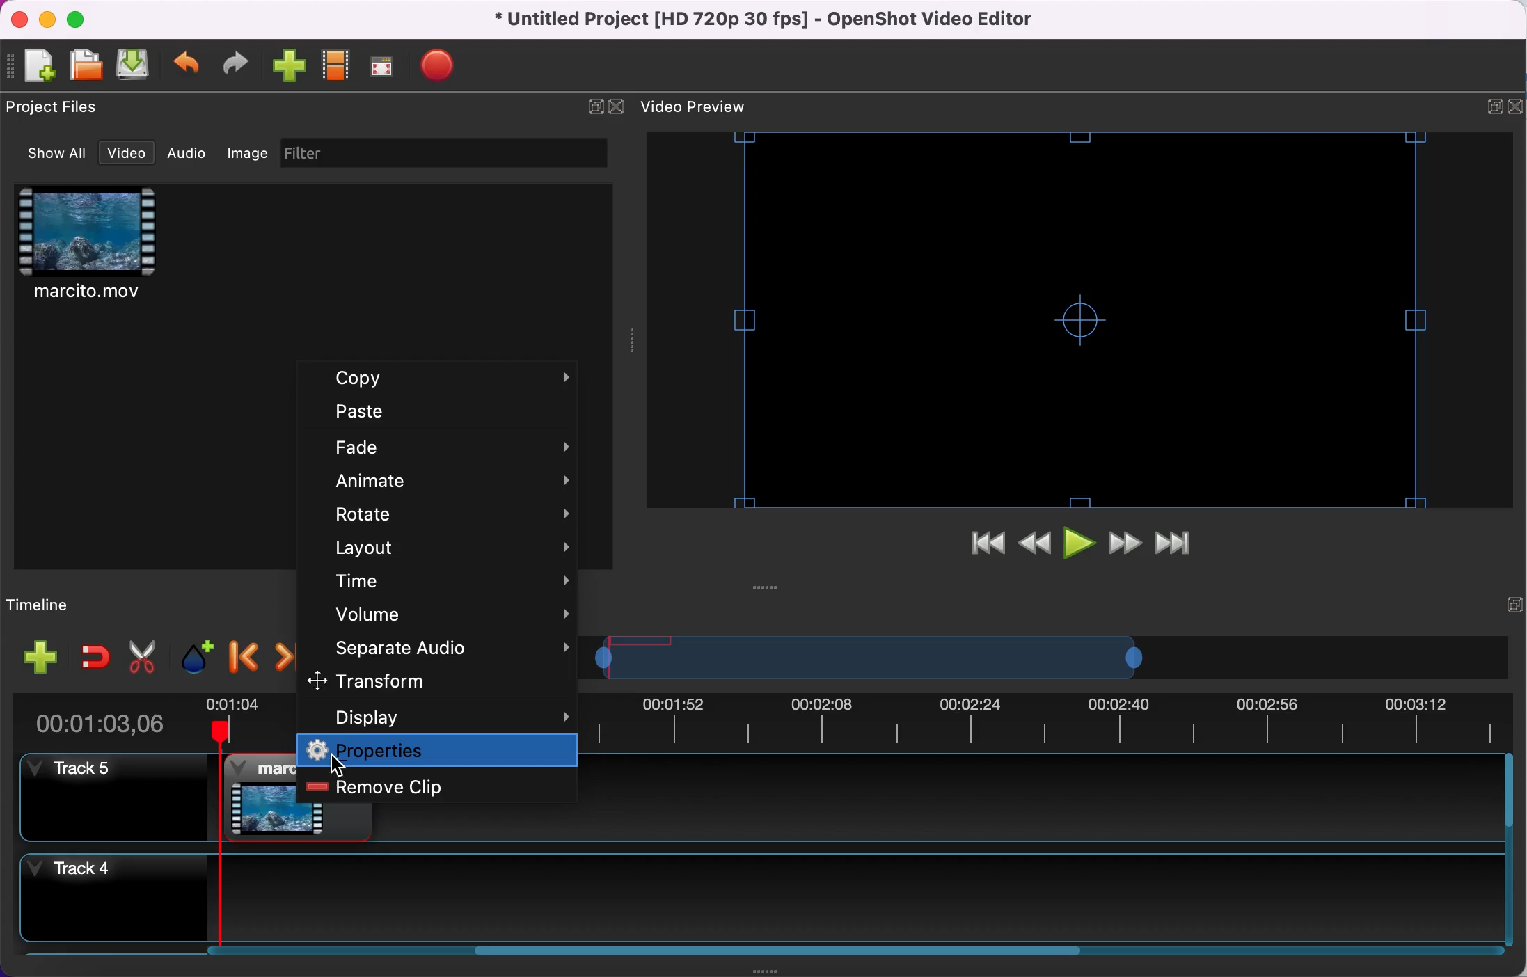 Image resolution: width=1527 pixels, height=977 pixels. Describe the element at coordinates (1077, 546) in the screenshot. I see `play` at that location.